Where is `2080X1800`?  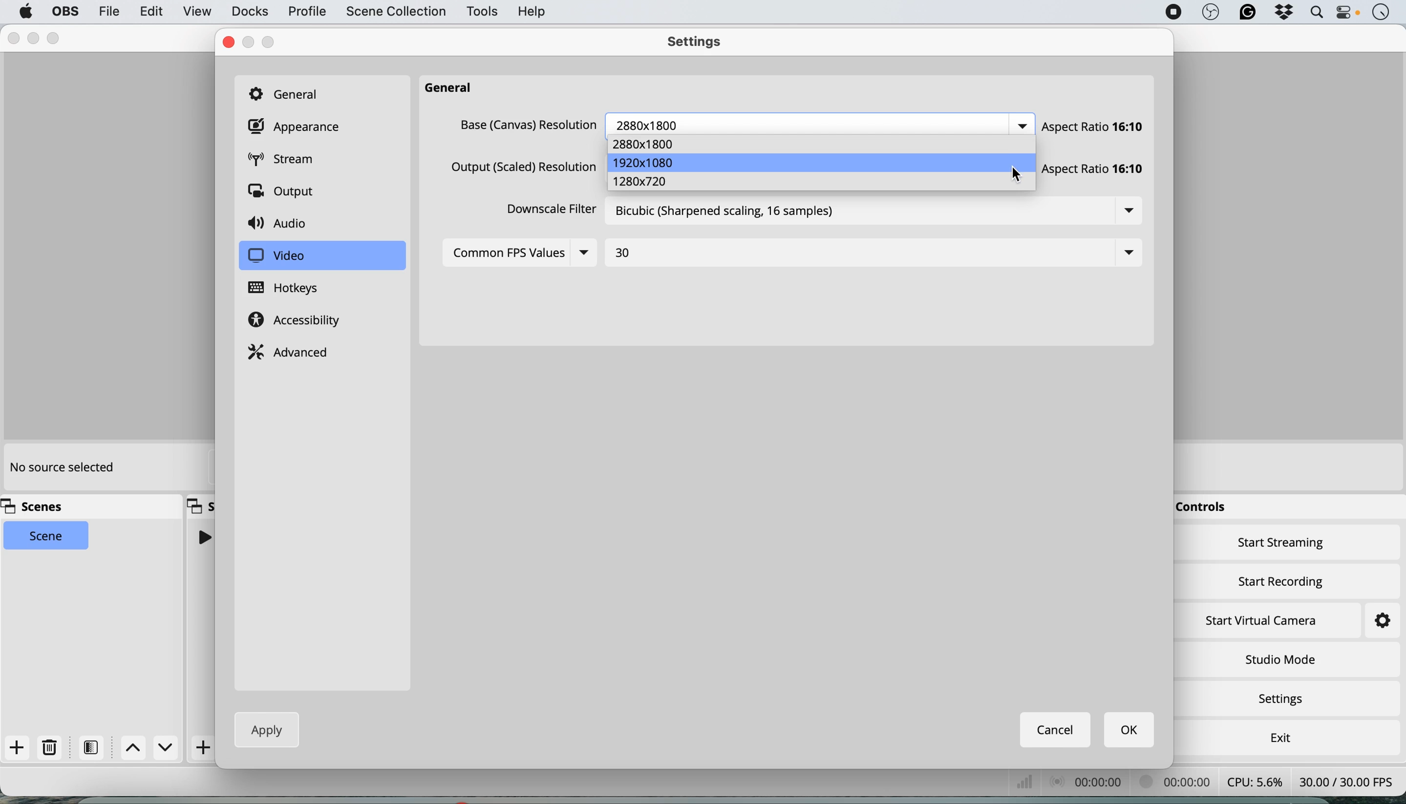
2080X1800 is located at coordinates (651, 123).